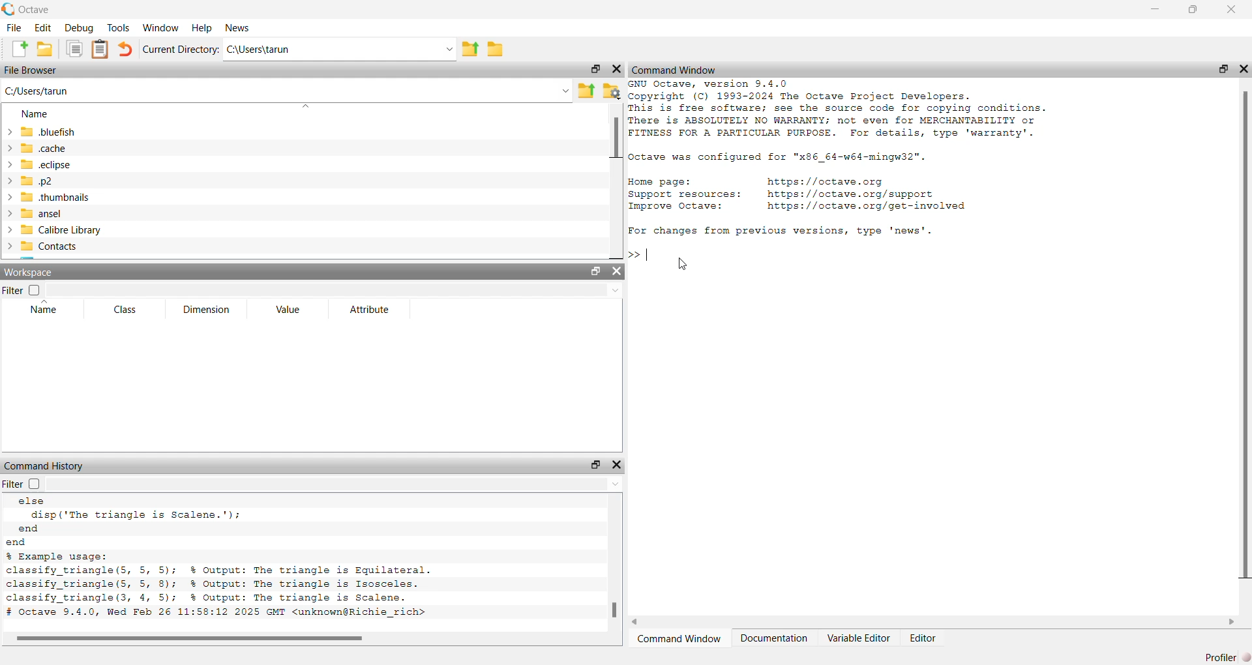  What do you see at coordinates (48, 164) in the screenshot?
I see `.eclipse` at bounding box center [48, 164].